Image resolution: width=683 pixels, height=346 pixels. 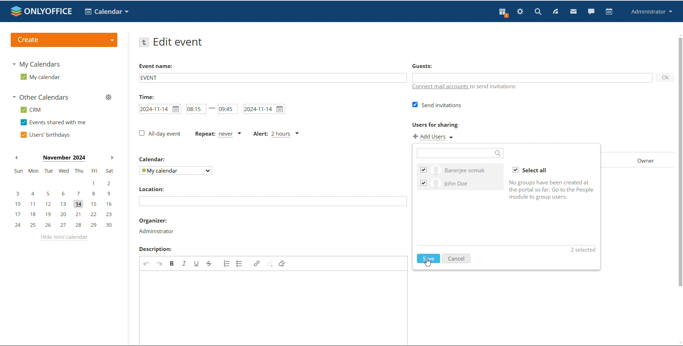 What do you see at coordinates (435, 125) in the screenshot?
I see `Users for sharing` at bounding box center [435, 125].